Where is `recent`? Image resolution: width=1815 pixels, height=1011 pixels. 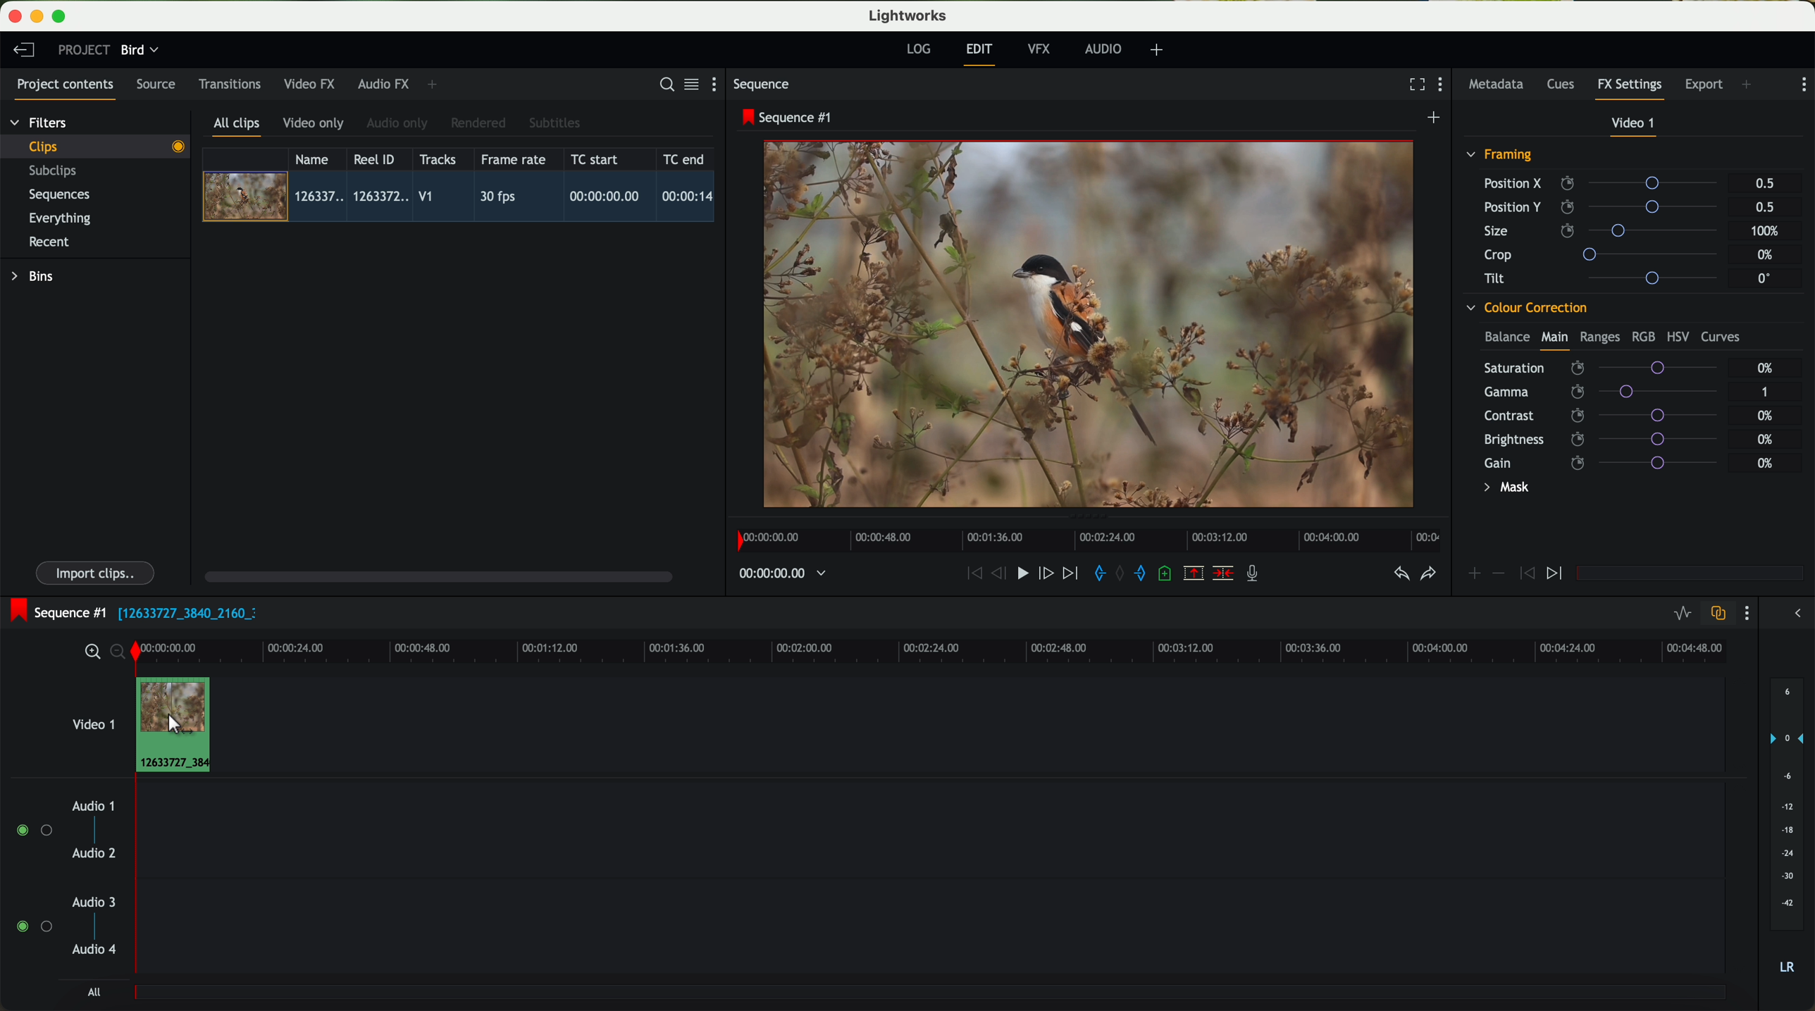 recent is located at coordinates (49, 244).